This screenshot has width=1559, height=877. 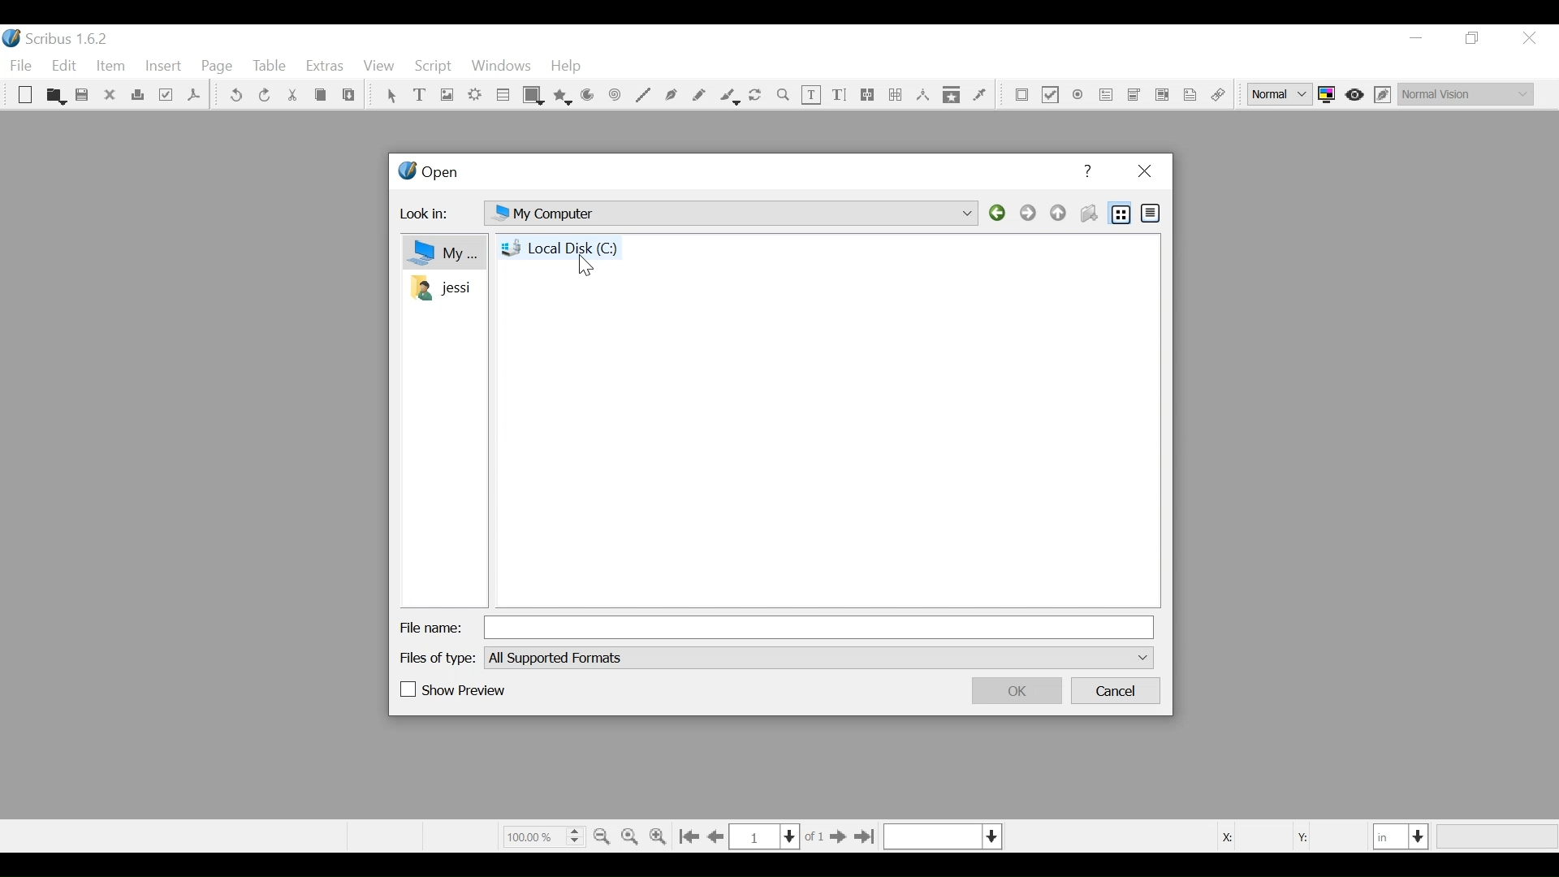 What do you see at coordinates (839, 95) in the screenshot?
I see `Edit Content Text Story Editor` at bounding box center [839, 95].